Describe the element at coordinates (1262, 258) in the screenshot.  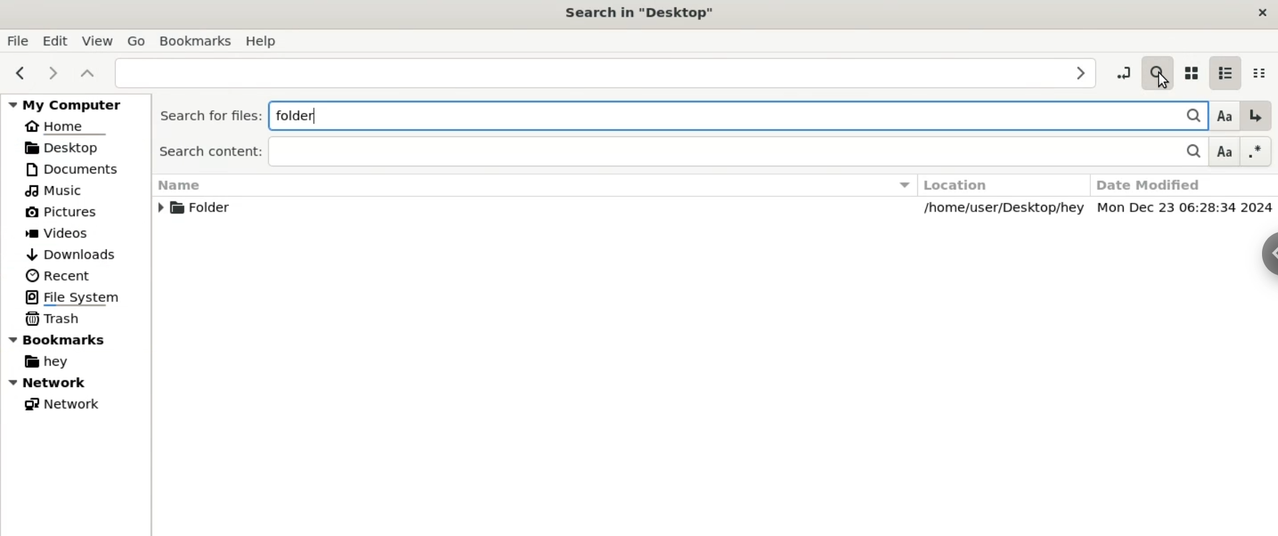
I see `Sidebar` at that location.